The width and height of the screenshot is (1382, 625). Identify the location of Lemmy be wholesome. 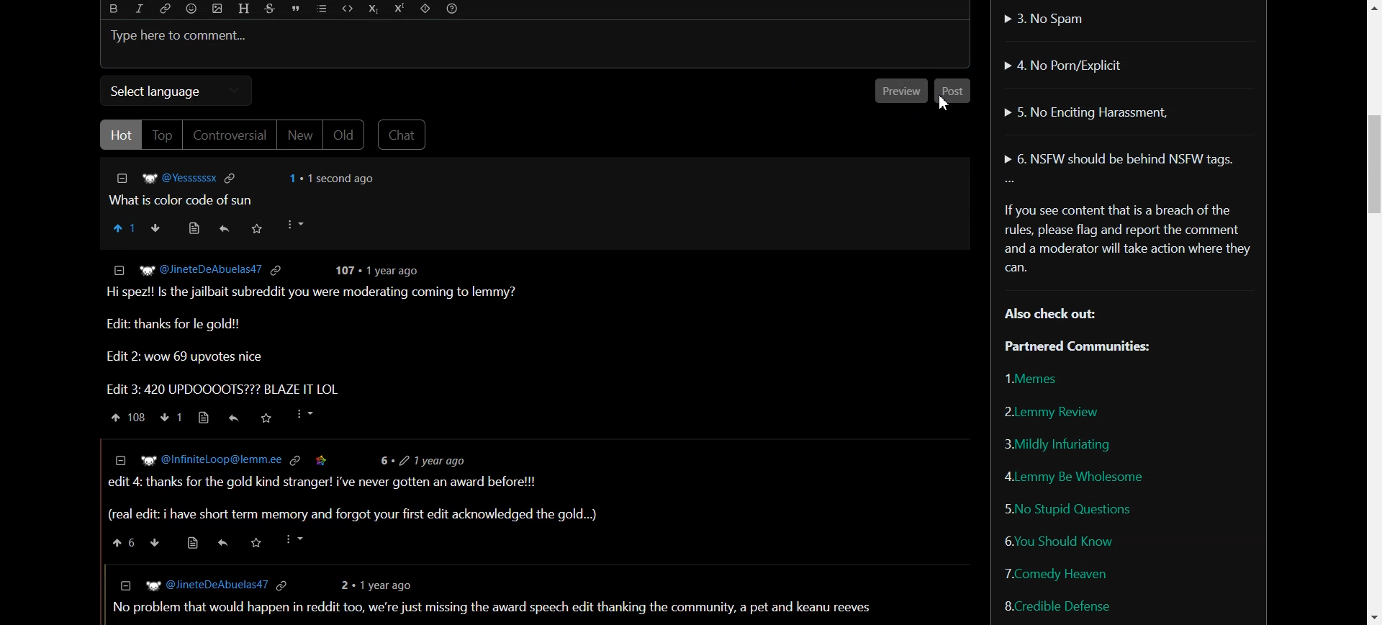
(1078, 477).